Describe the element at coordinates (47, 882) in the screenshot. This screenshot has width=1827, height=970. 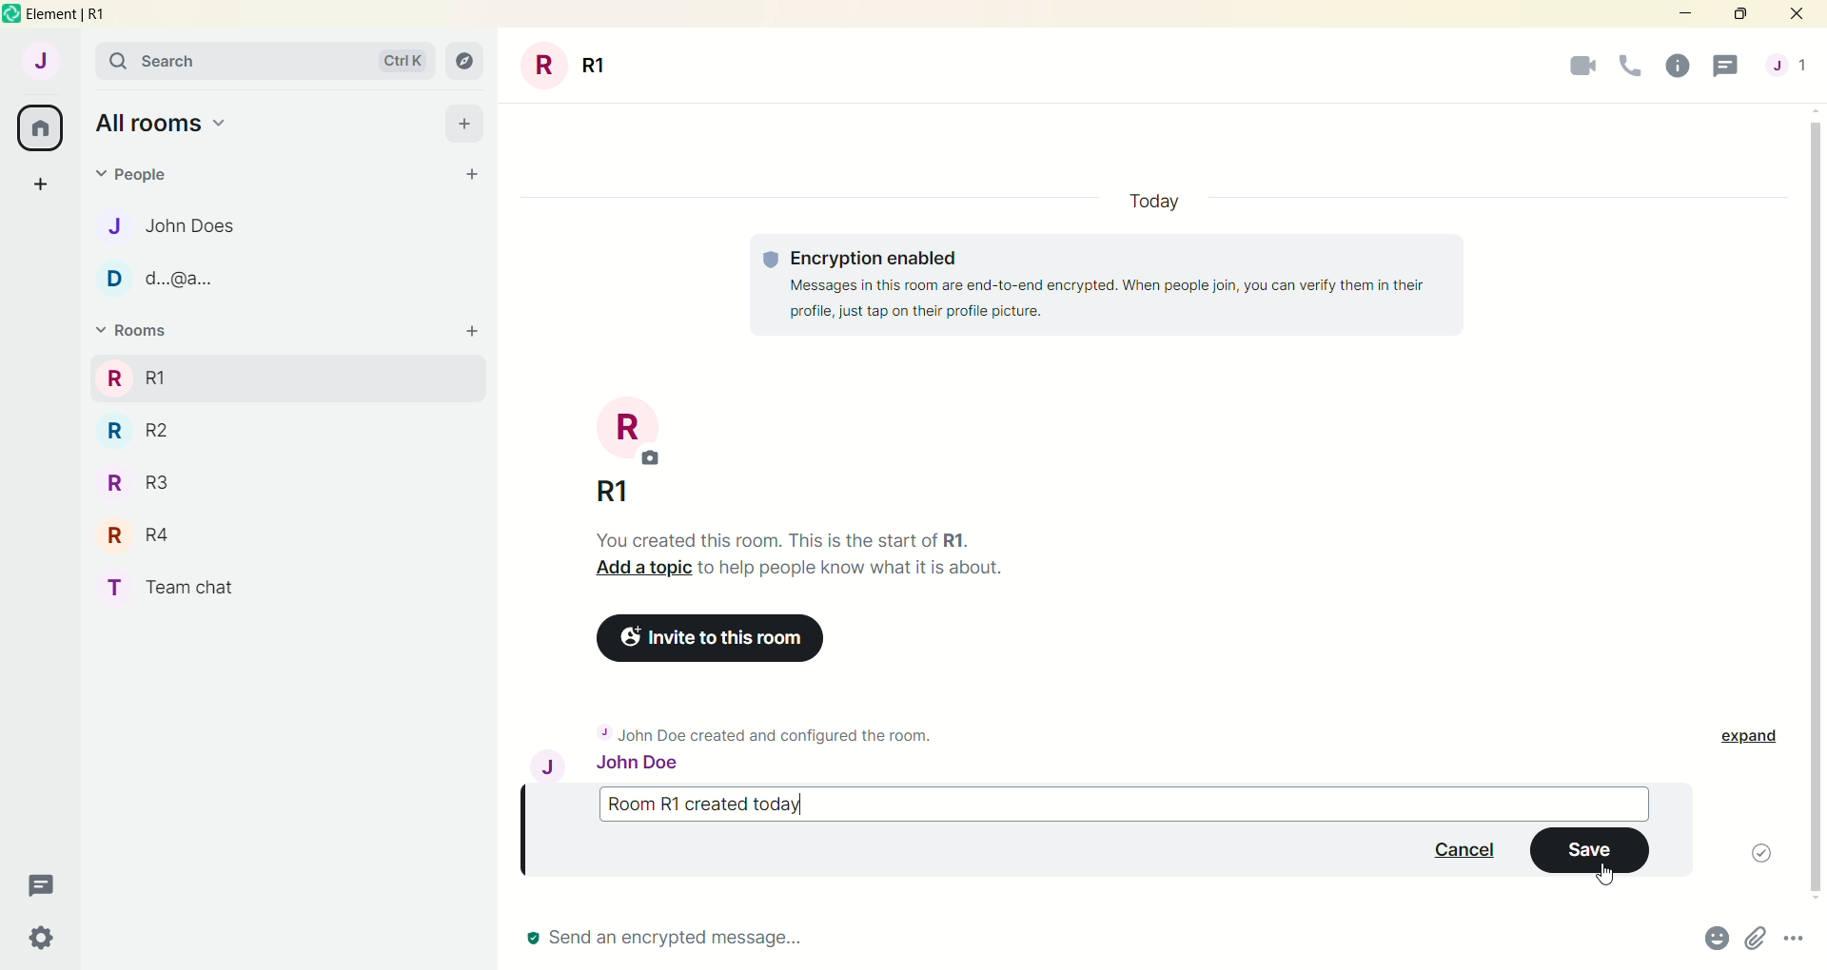
I see `threads` at that location.